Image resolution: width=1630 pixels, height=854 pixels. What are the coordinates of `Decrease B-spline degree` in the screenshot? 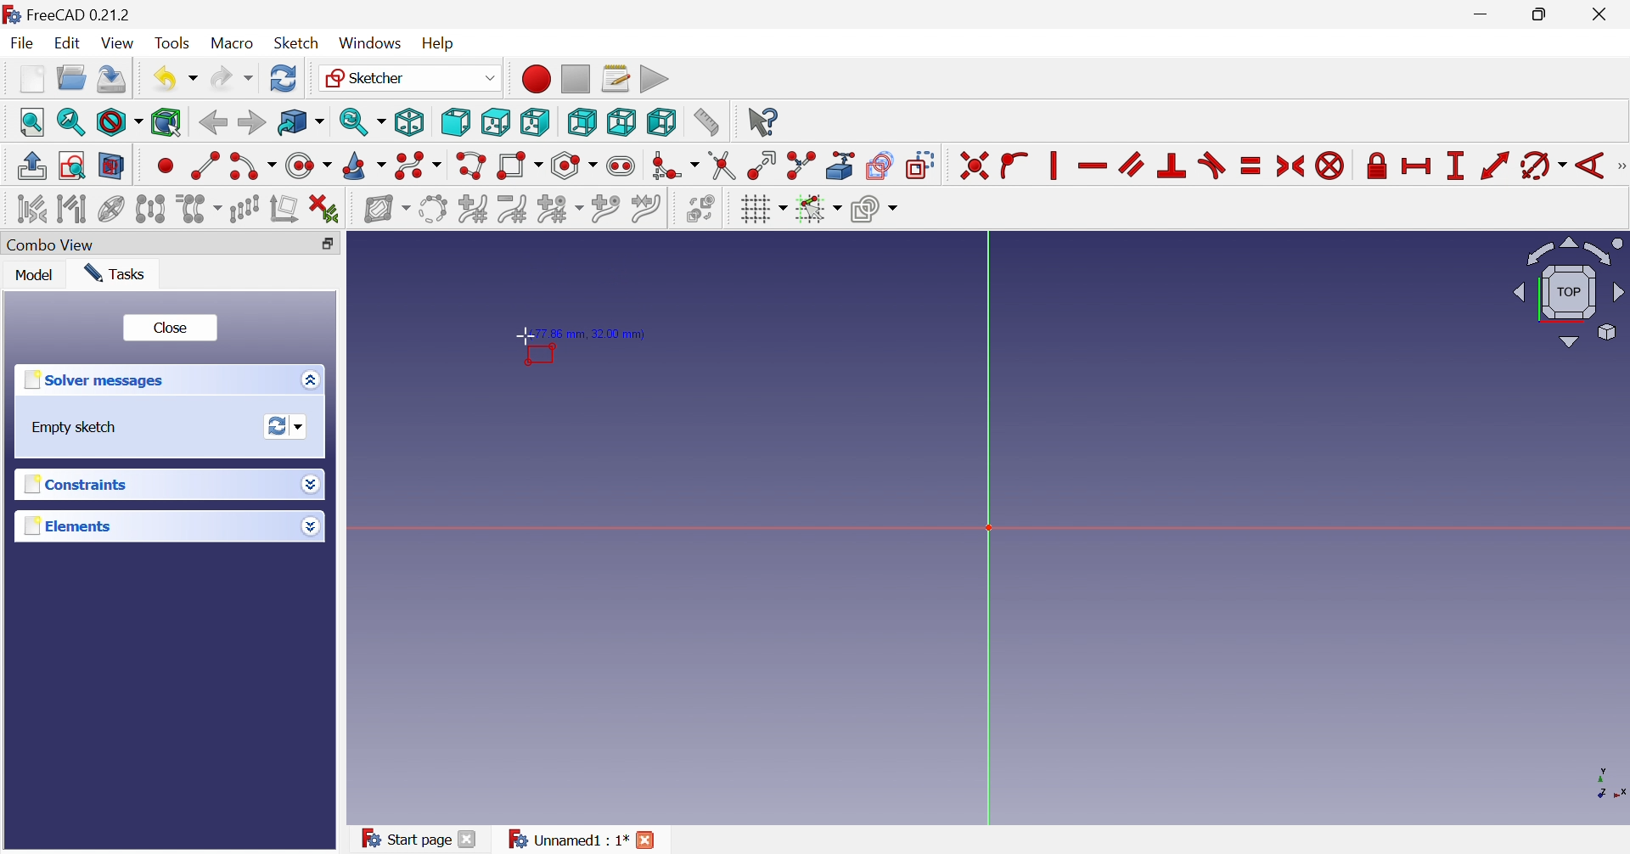 It's located at (512, 210).